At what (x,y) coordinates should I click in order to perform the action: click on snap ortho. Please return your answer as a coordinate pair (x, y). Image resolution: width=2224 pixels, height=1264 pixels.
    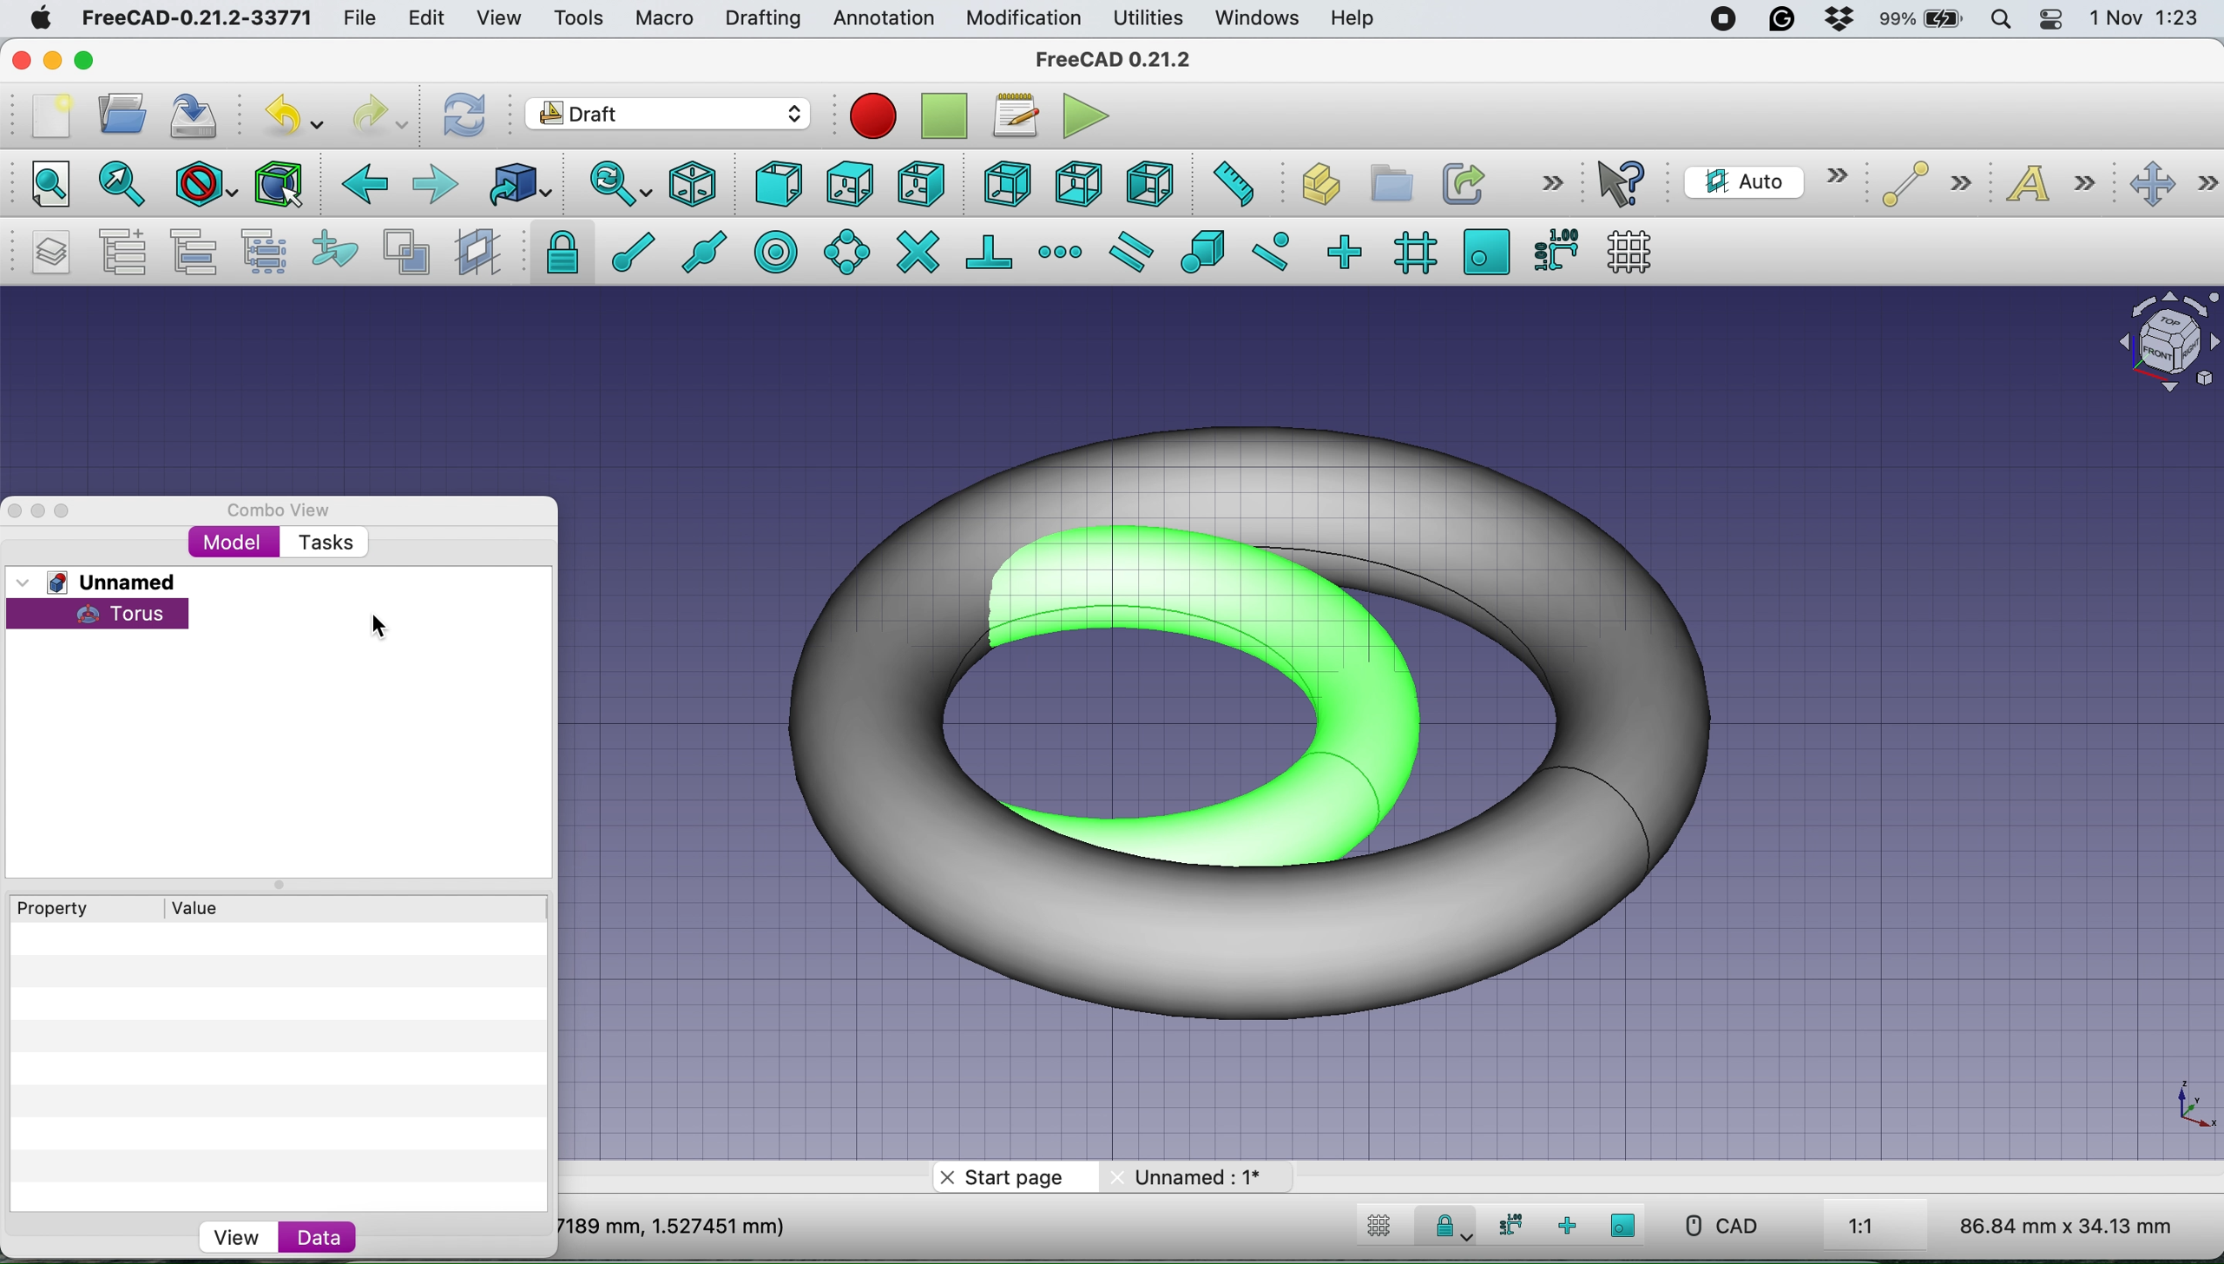
    Looking at the image, I should click on (1564, 1225).